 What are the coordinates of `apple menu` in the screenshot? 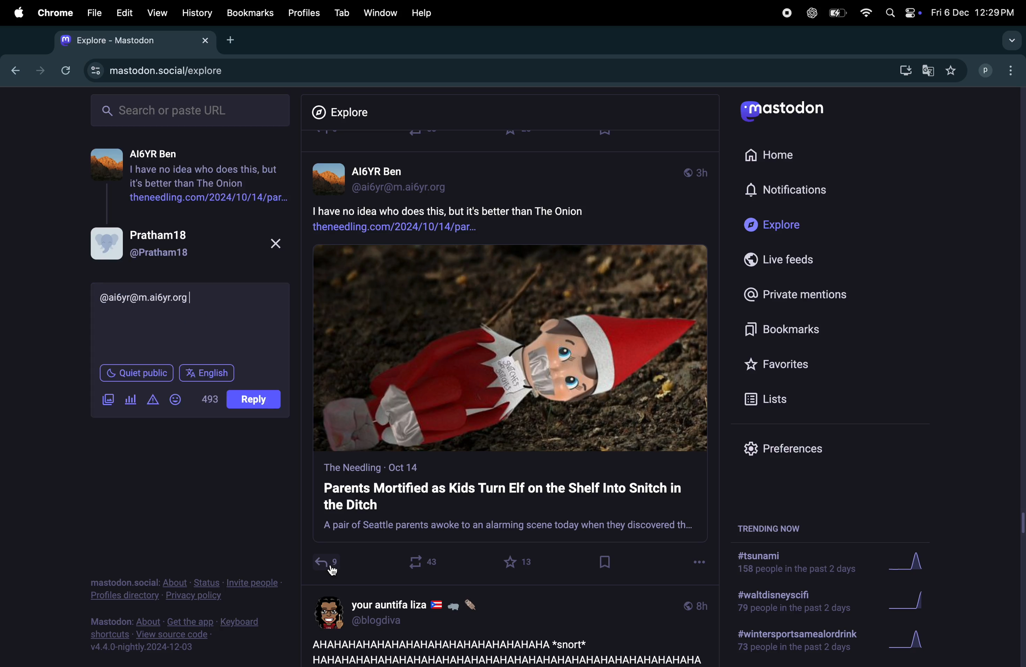 It's located at (15, 12).